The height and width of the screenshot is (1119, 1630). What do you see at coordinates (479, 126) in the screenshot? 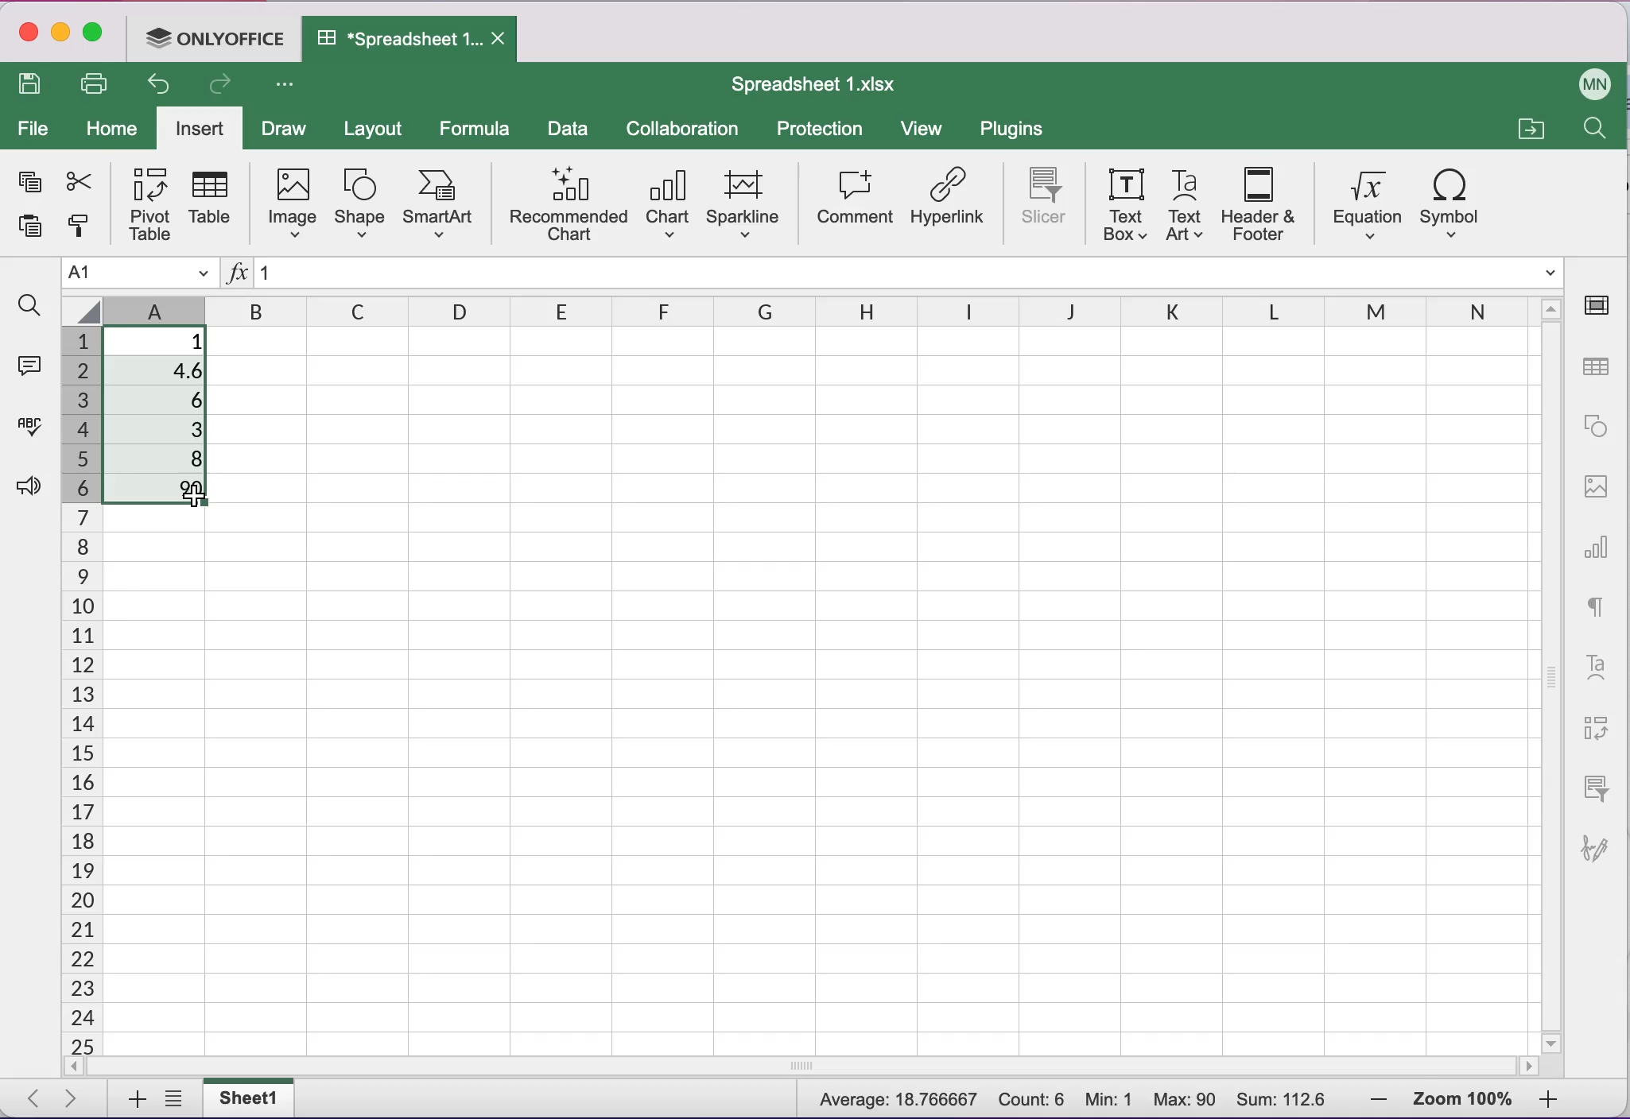
I see `formula` at bounding box center [479, 126].